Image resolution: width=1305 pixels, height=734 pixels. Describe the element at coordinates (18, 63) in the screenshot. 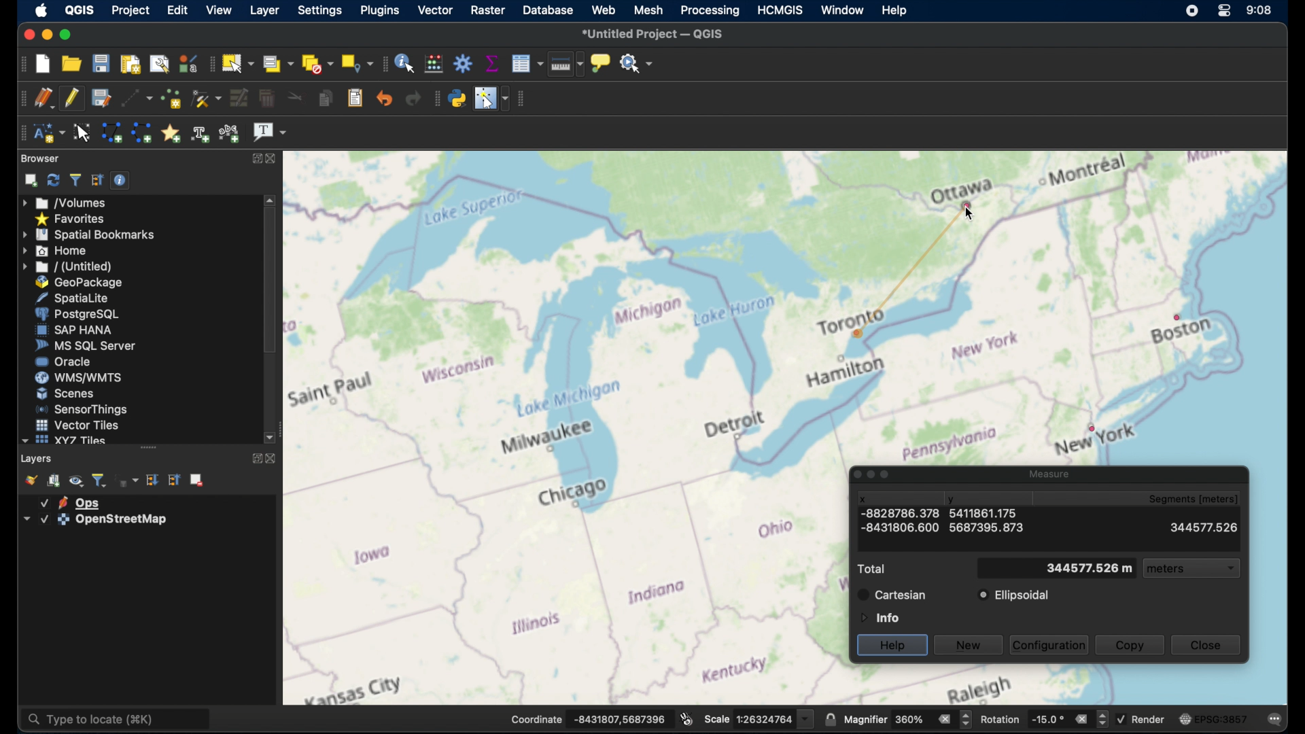

I see `project toolbar` at that location.